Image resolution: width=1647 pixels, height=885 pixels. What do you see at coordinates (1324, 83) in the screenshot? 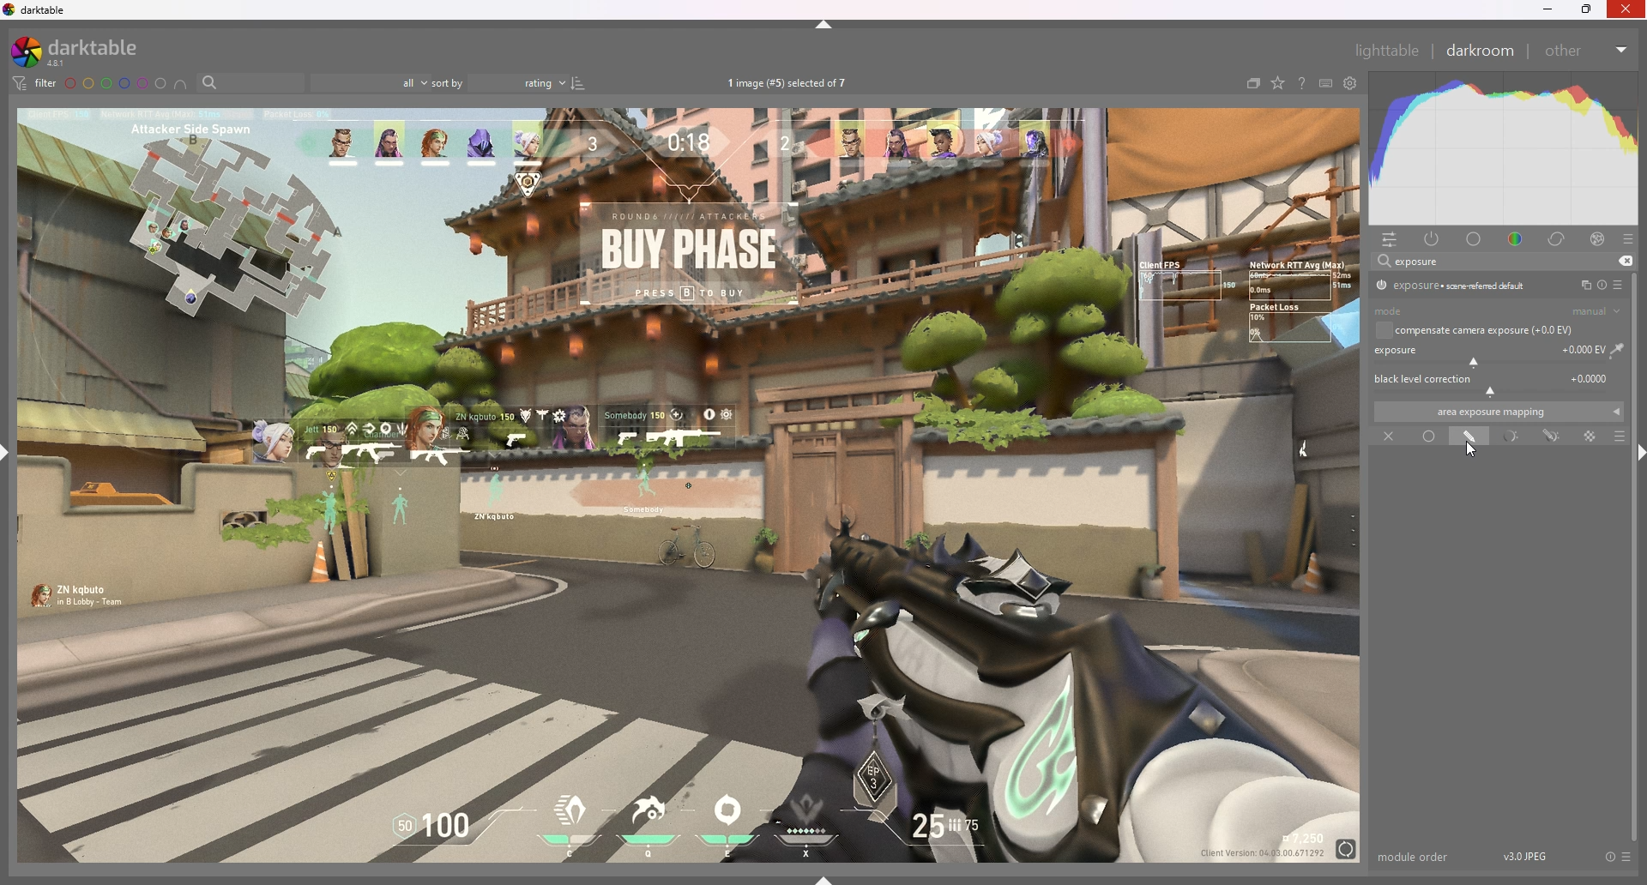
I see `keyboars shortcut` at bounding box center [1324, 83].